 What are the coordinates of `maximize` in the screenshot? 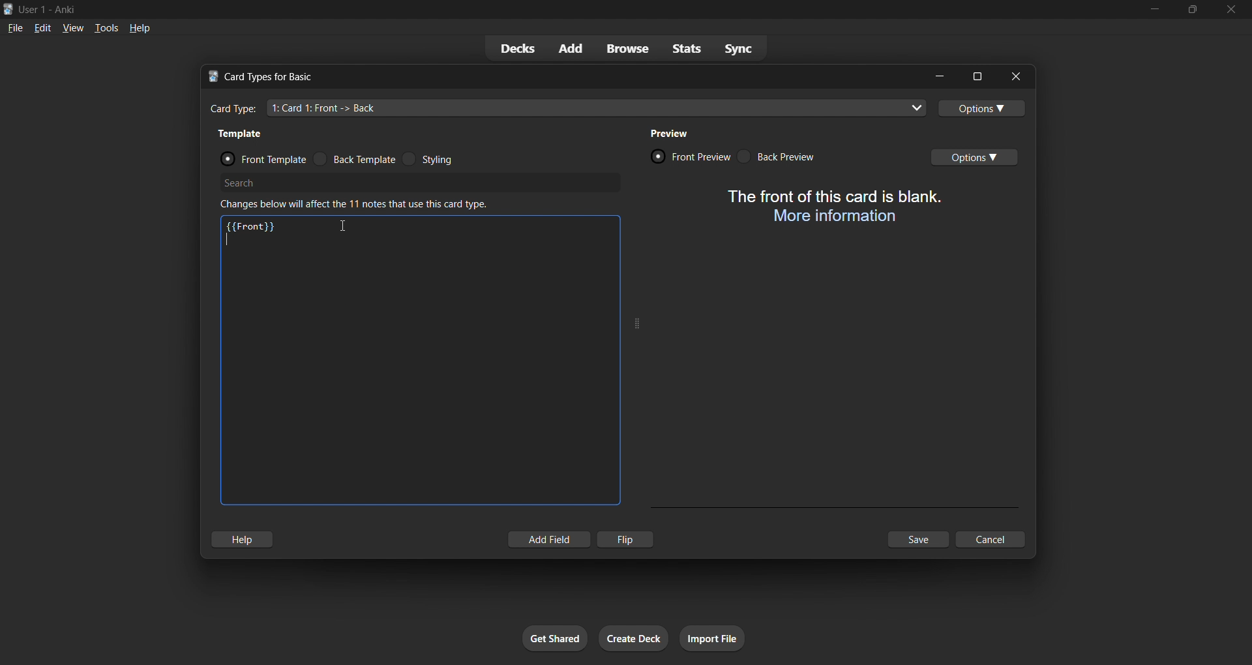 It's located at (974, 76).